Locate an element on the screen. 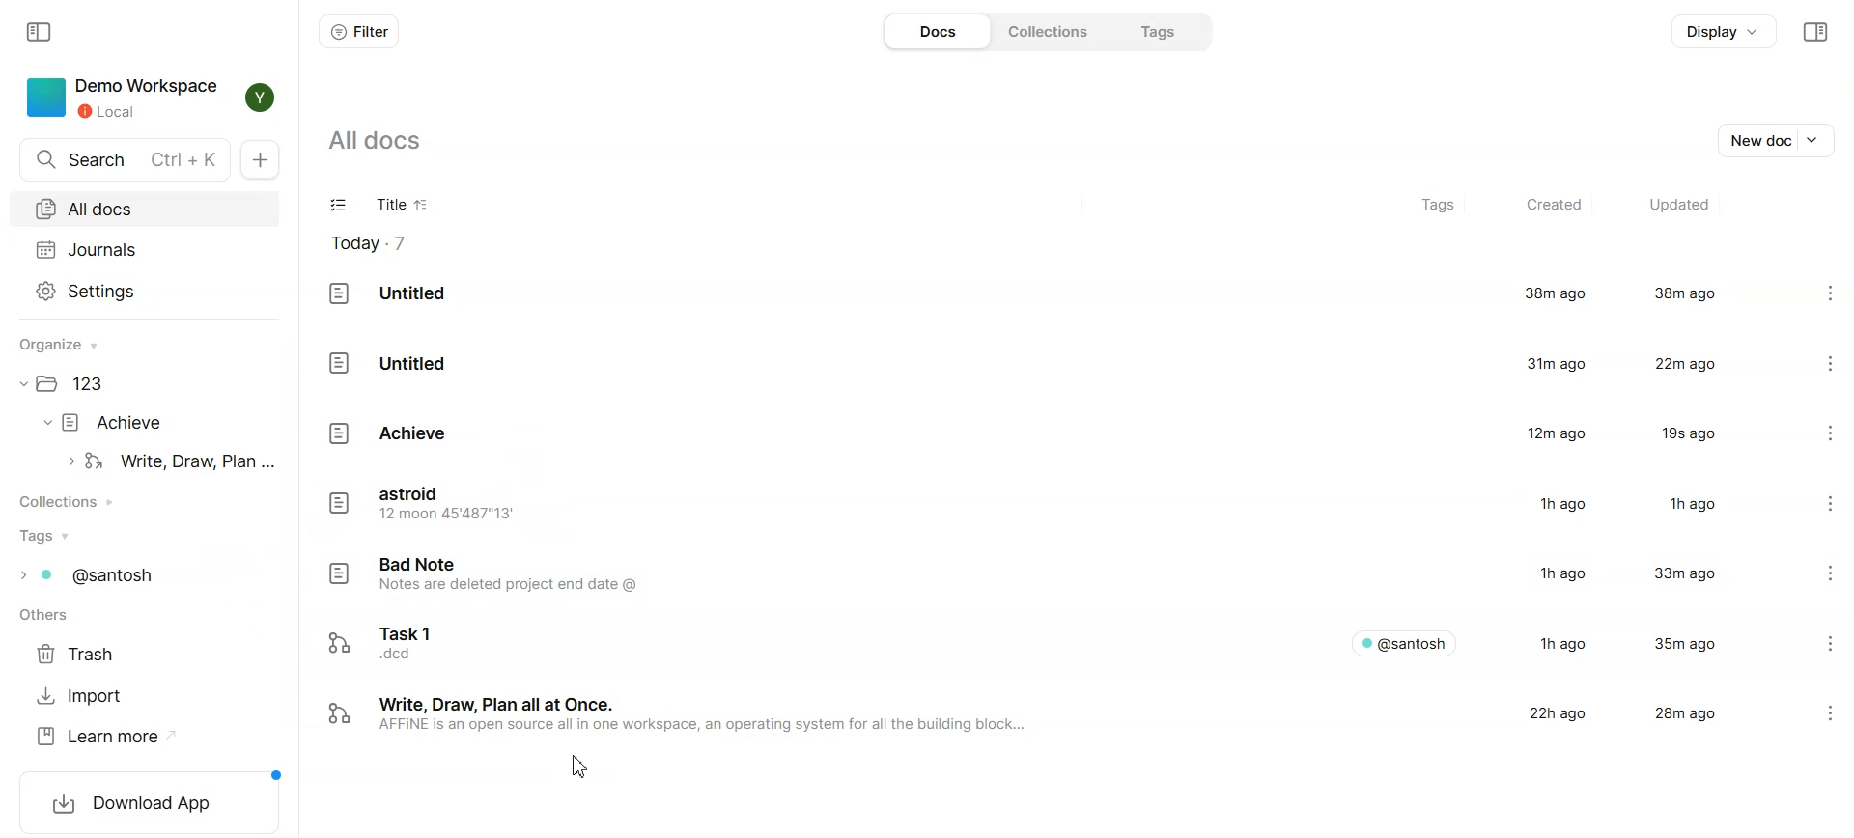  Folder file is located at coordinates (80, 385).